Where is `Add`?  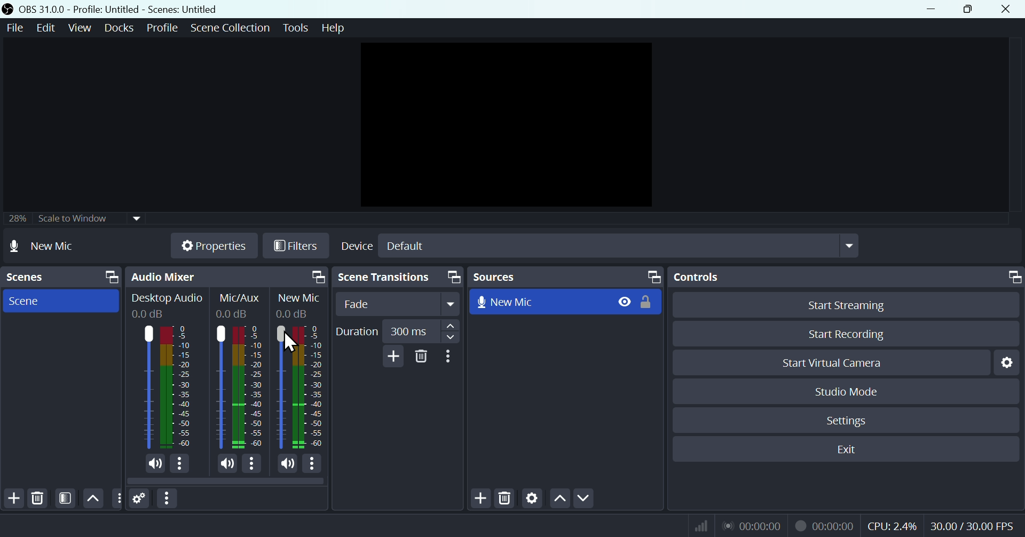
Add is located at coordinates (391, 356).